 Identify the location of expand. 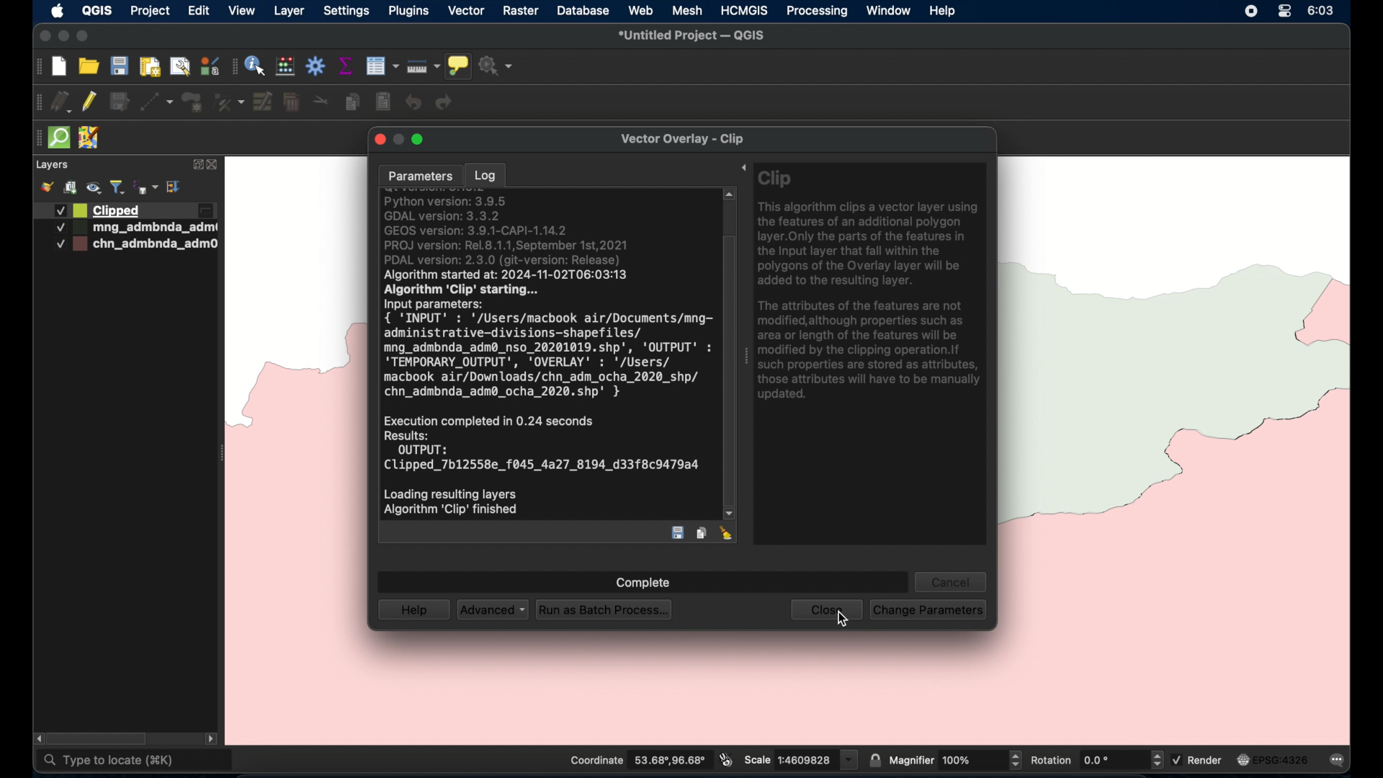
(195, 166).